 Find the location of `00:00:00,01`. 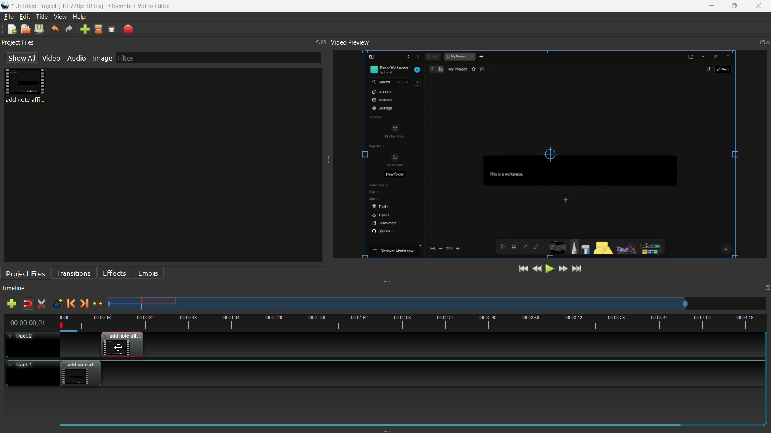

00:00:00,01 is located at coordinates (28, 322).